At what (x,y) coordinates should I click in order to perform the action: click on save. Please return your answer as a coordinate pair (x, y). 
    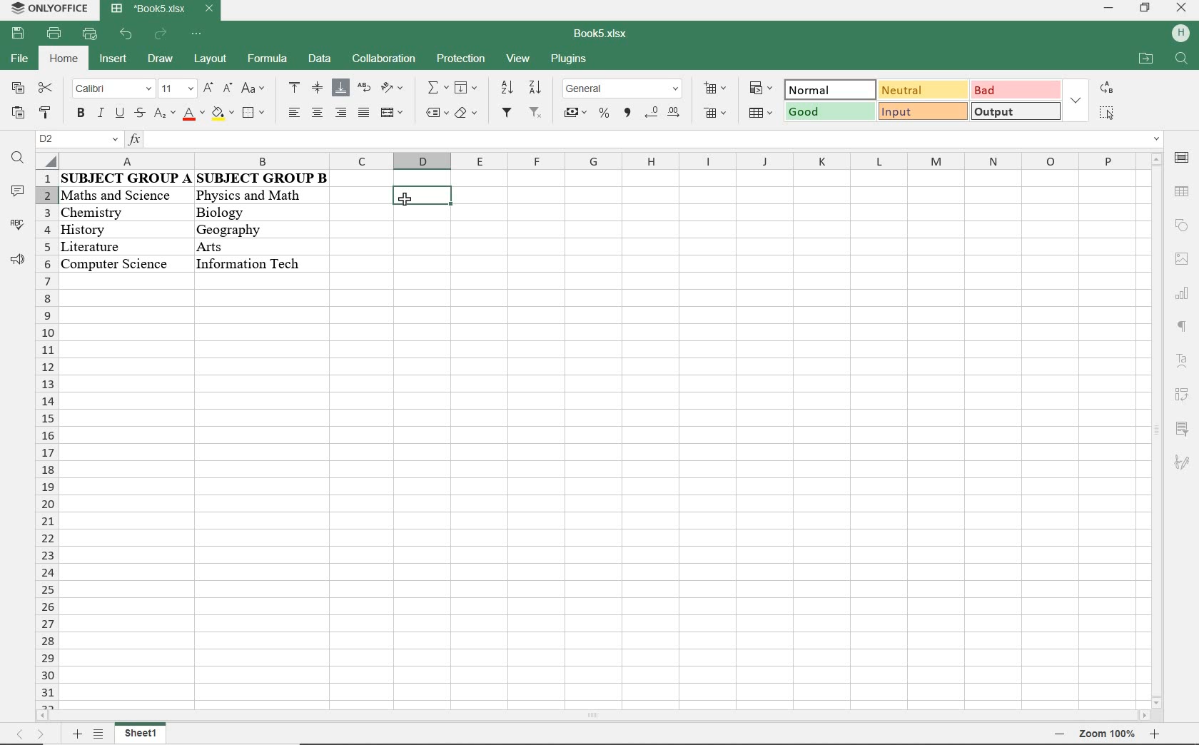
    Looking at the image, I should click on (18, 34).